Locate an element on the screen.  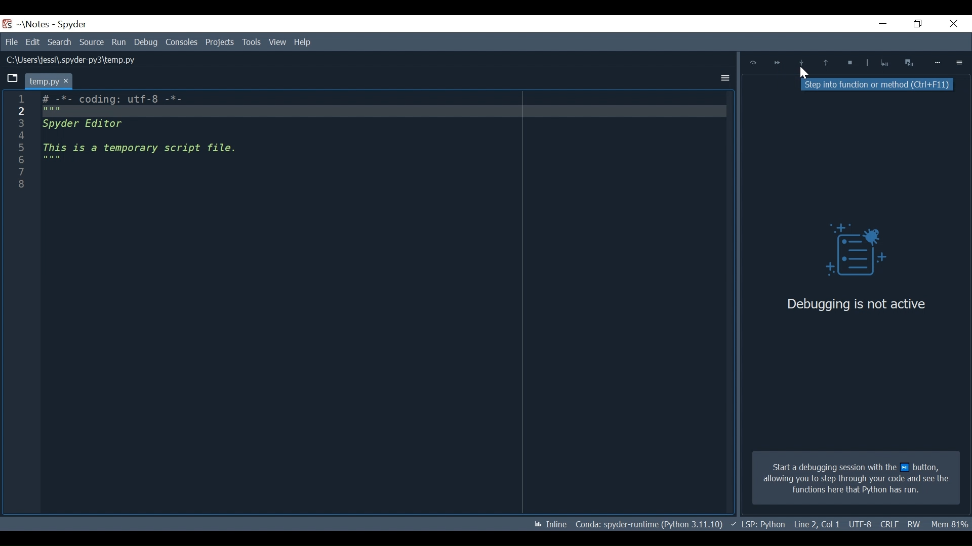
File EQL Status is located at coordinates (817, 524).